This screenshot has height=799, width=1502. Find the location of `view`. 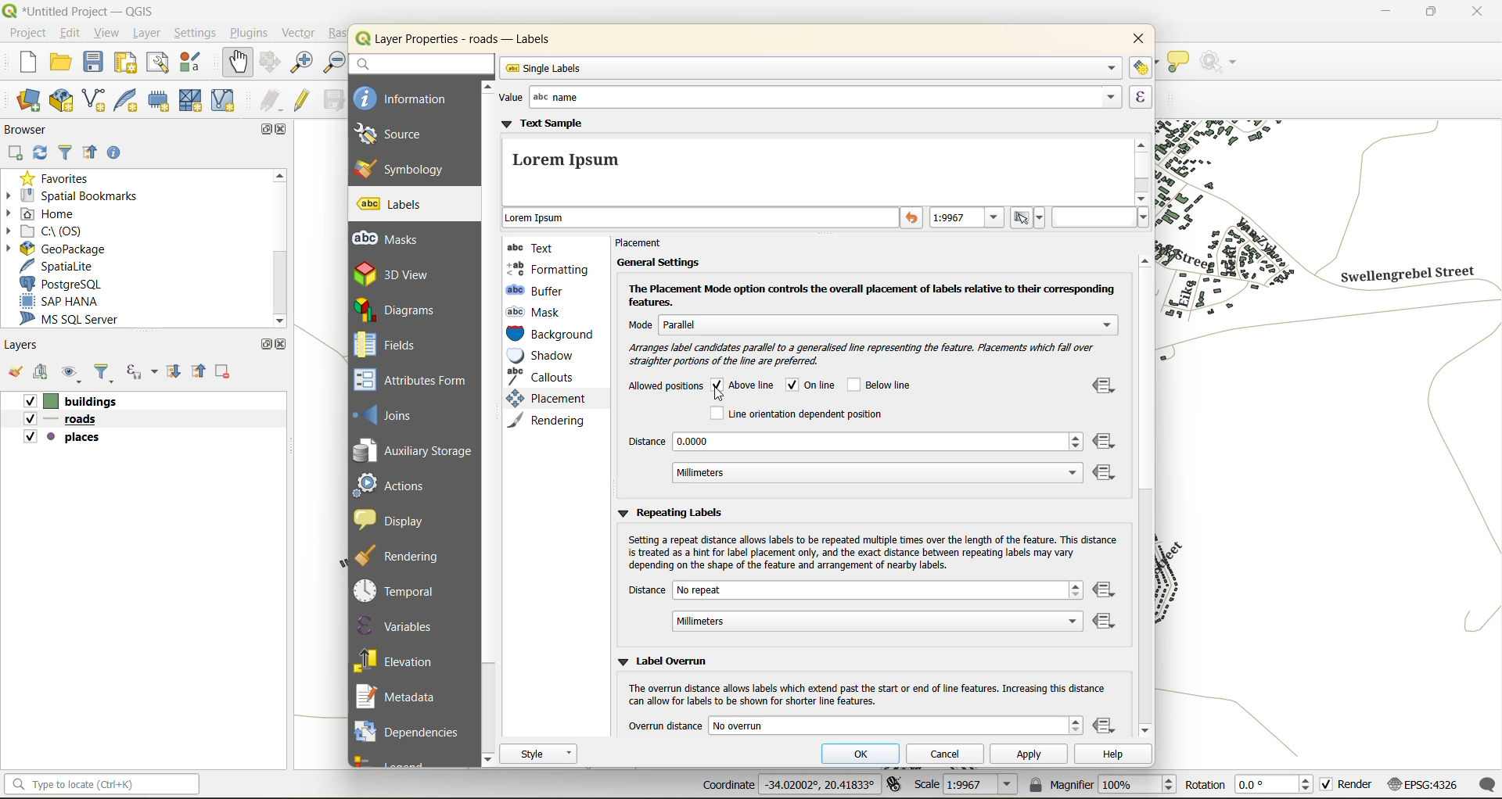

view is located at coordinates (107, 34).